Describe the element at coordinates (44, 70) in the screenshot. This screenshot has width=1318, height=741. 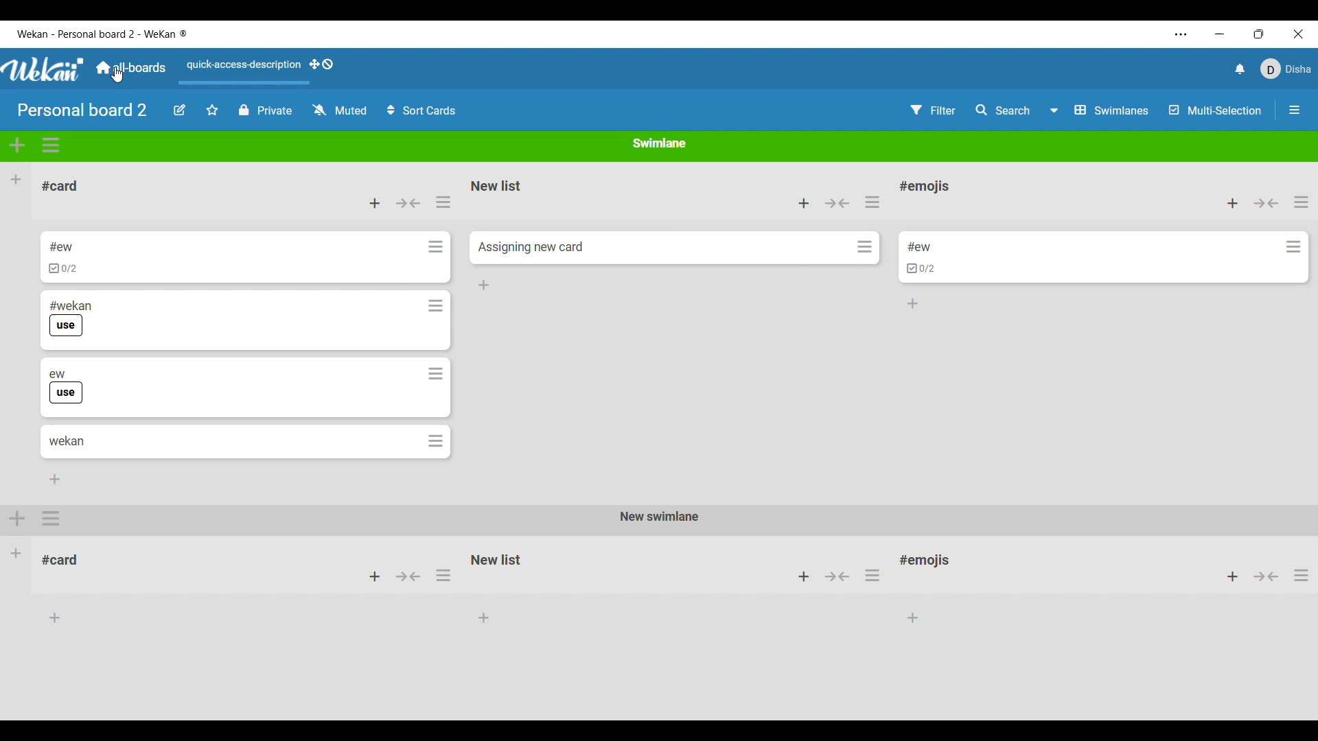
I see `Software logo` at that location.